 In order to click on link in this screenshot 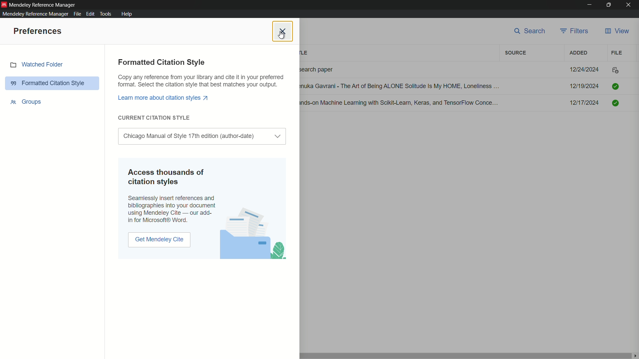, I will do `click(164, 97)`.